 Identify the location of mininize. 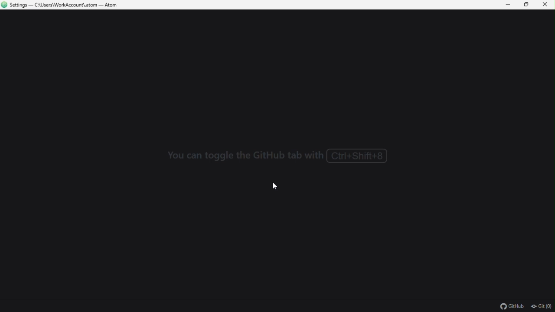
(509, 4).